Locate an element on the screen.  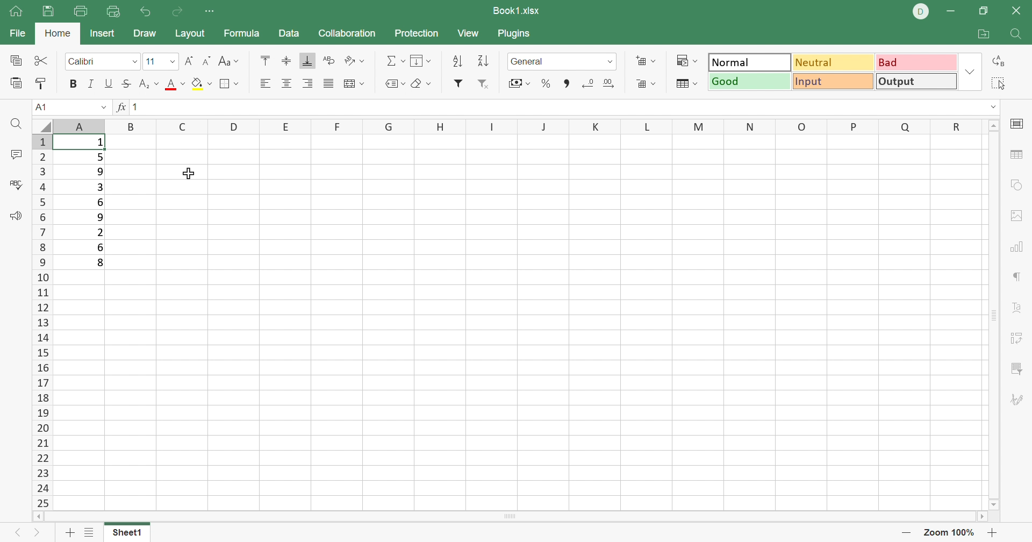
Accounting style is located at coordinates (515, 84).